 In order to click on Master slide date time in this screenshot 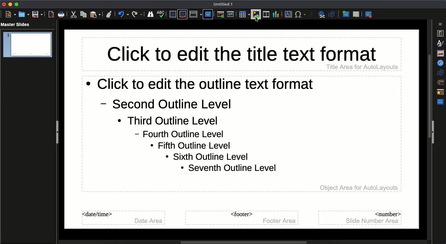, I will do `click(122, 218)`.